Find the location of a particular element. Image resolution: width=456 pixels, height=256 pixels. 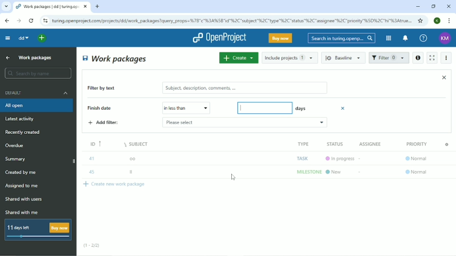

ASSIGNEE is located at coordinates (371, 144).